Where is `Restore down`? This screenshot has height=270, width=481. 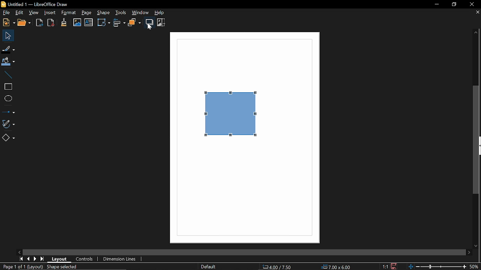 Restore down is located at coordinates (455, 4).